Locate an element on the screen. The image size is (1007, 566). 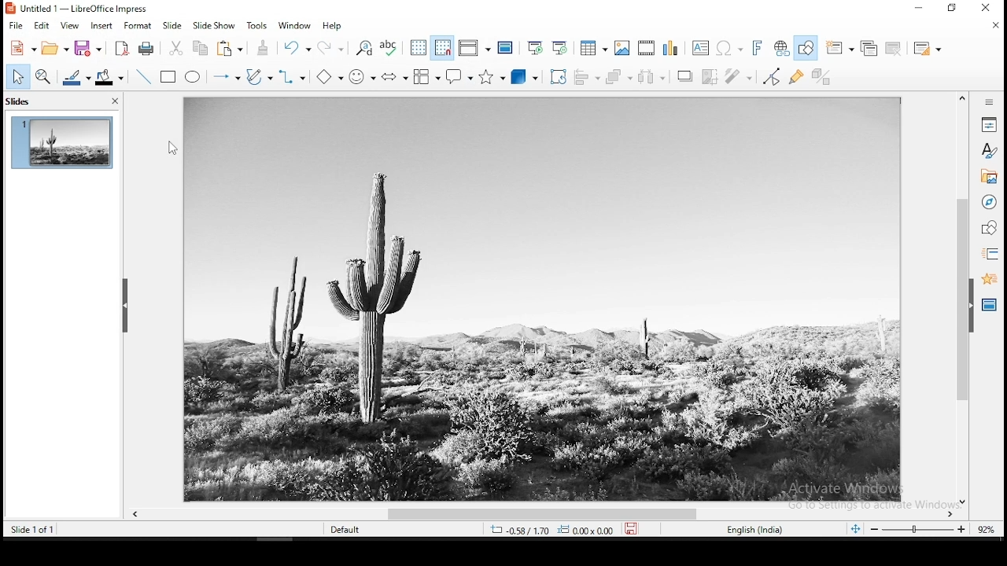
zoom is located at coordinates (918, 530).